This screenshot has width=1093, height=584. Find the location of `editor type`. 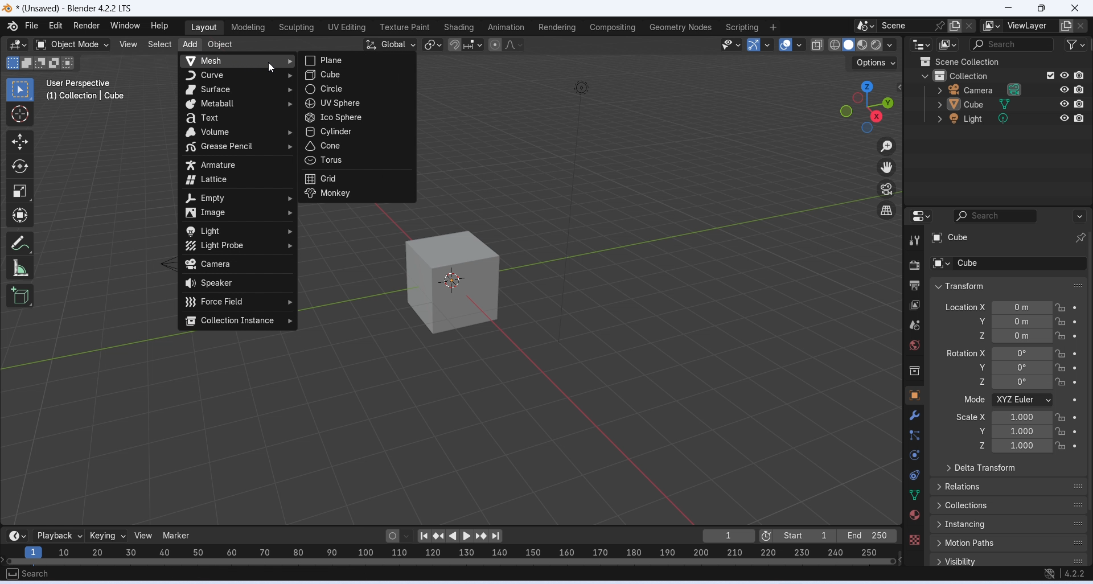

editor type is located at coordinates (923, 44).